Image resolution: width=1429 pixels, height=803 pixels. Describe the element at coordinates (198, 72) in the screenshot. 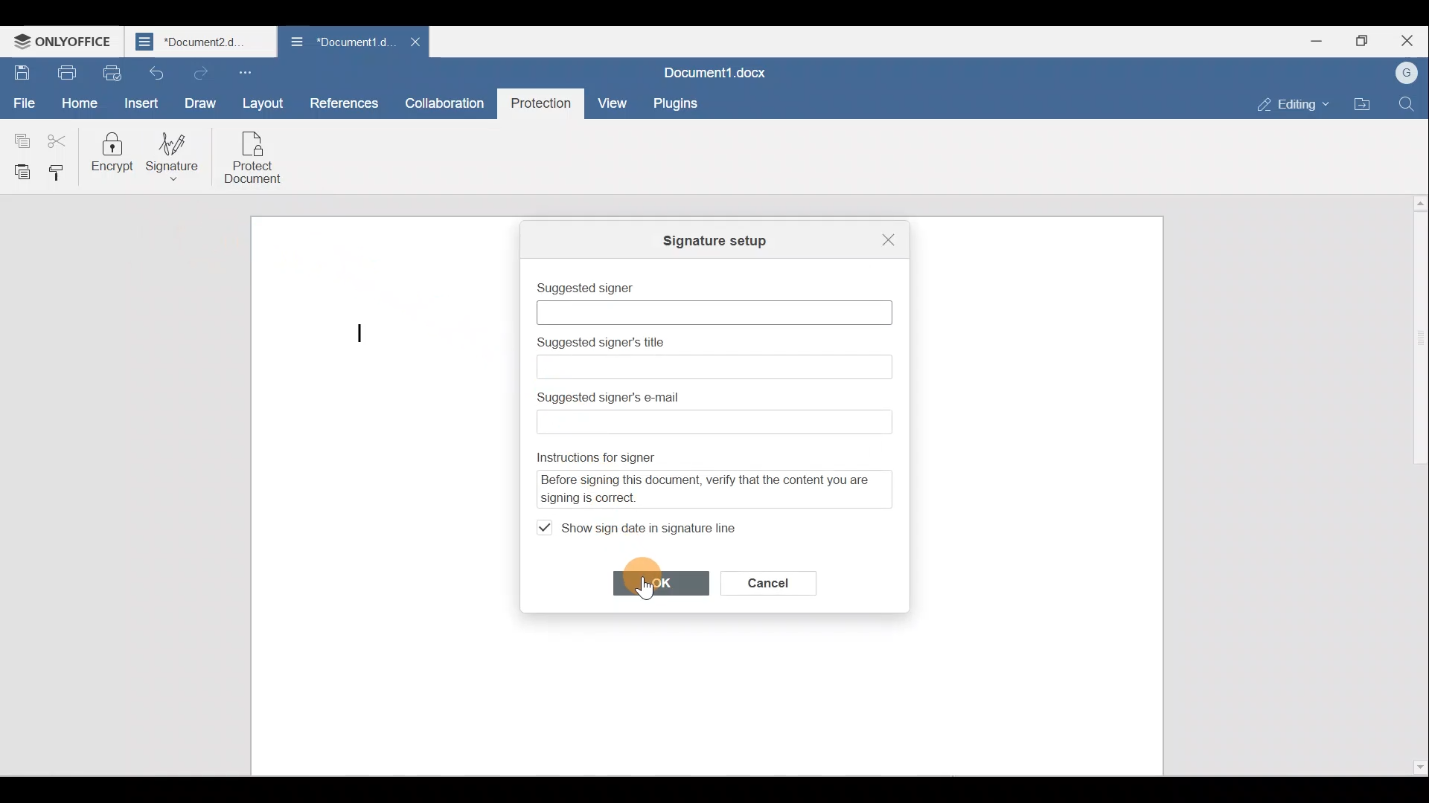

I see `Redo` at that location.